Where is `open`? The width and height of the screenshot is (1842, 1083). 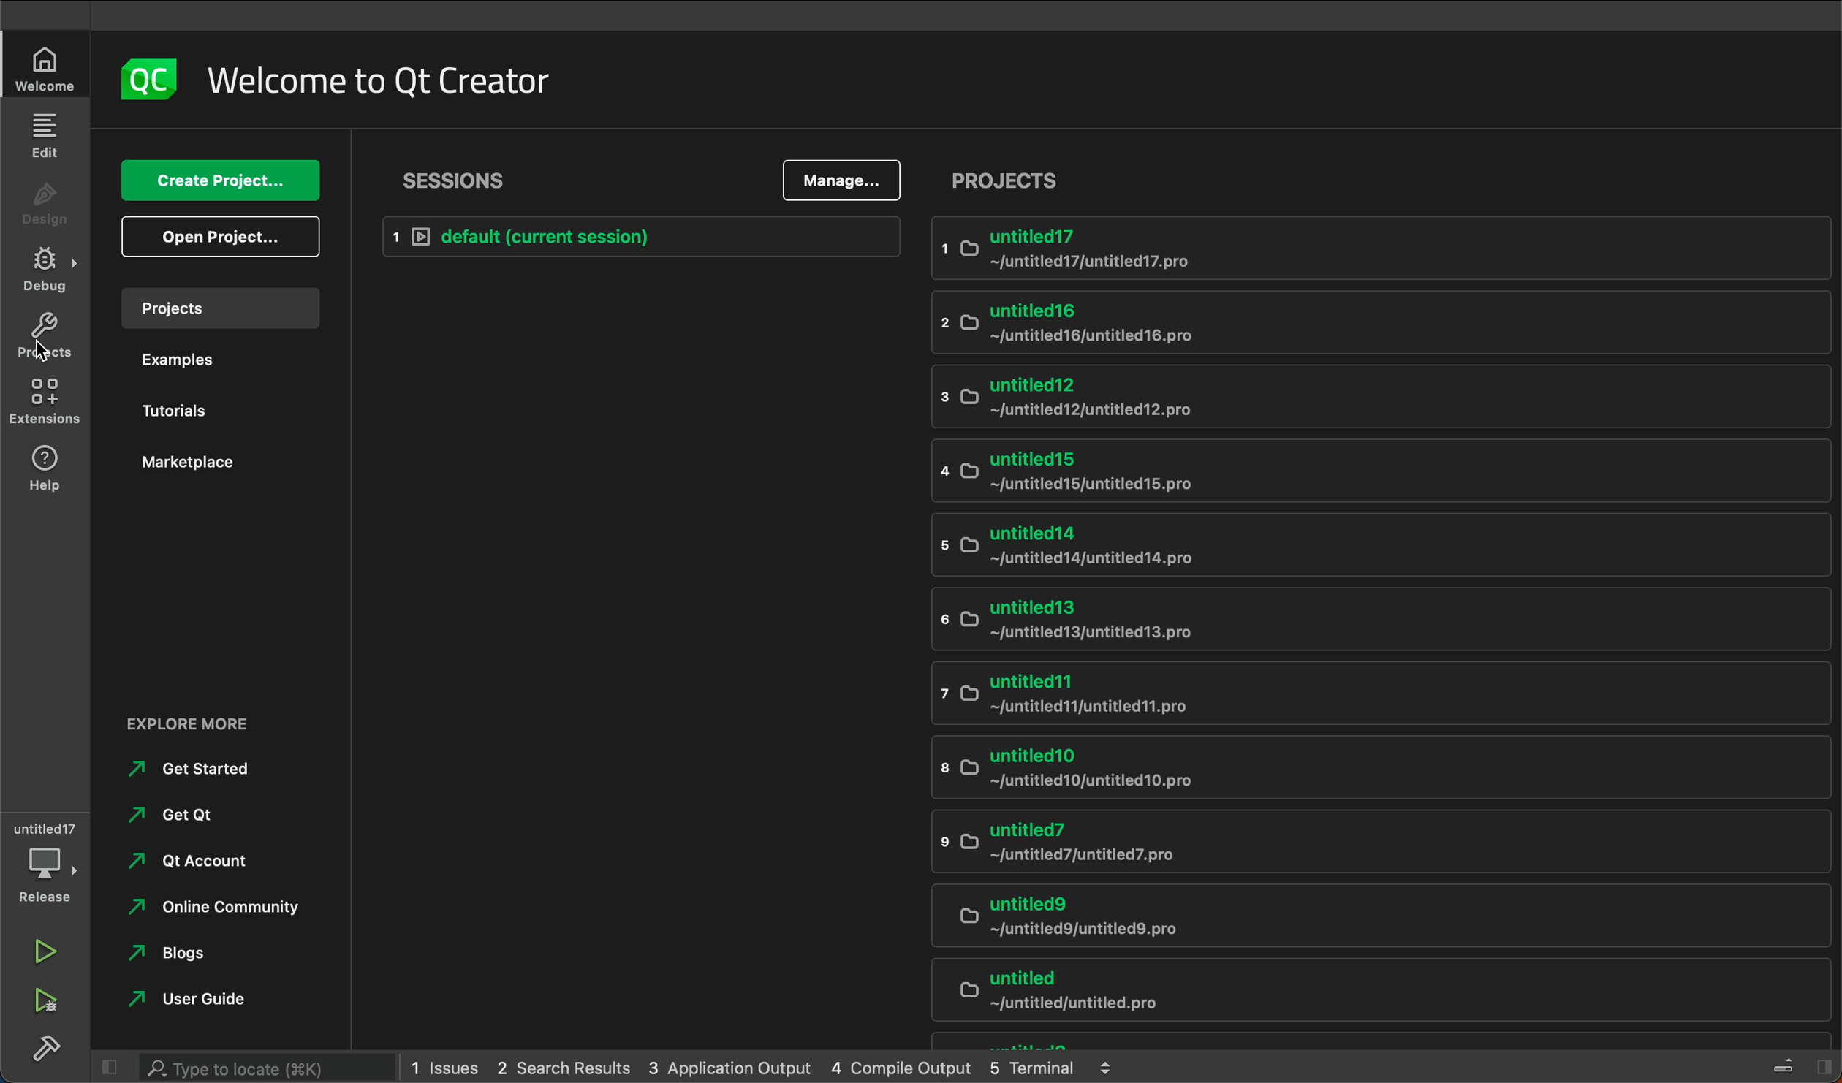
open is located at coordinates (220, 238).